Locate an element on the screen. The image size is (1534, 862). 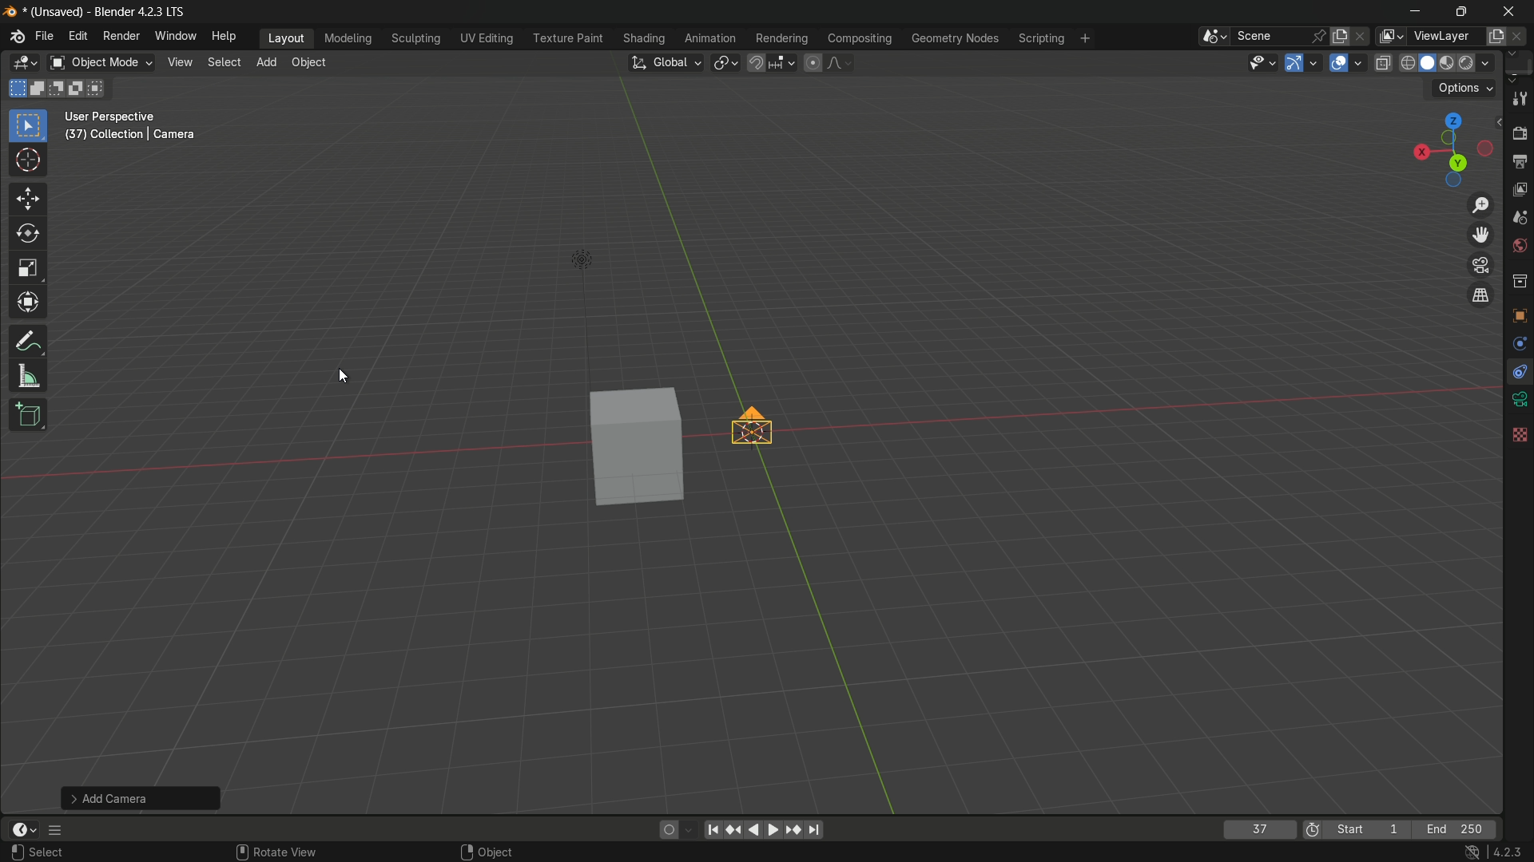
transform is located at coordinates (28, 305).